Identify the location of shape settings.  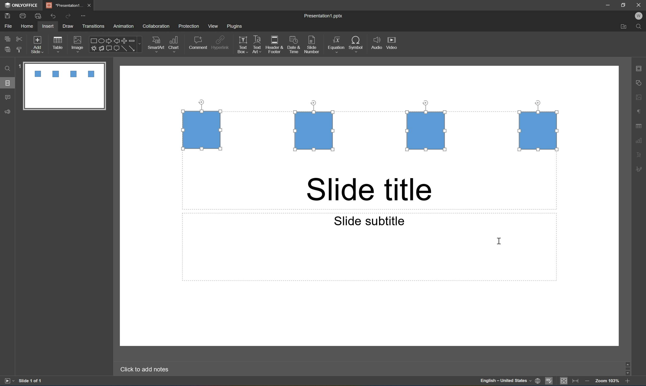
(641, 83).